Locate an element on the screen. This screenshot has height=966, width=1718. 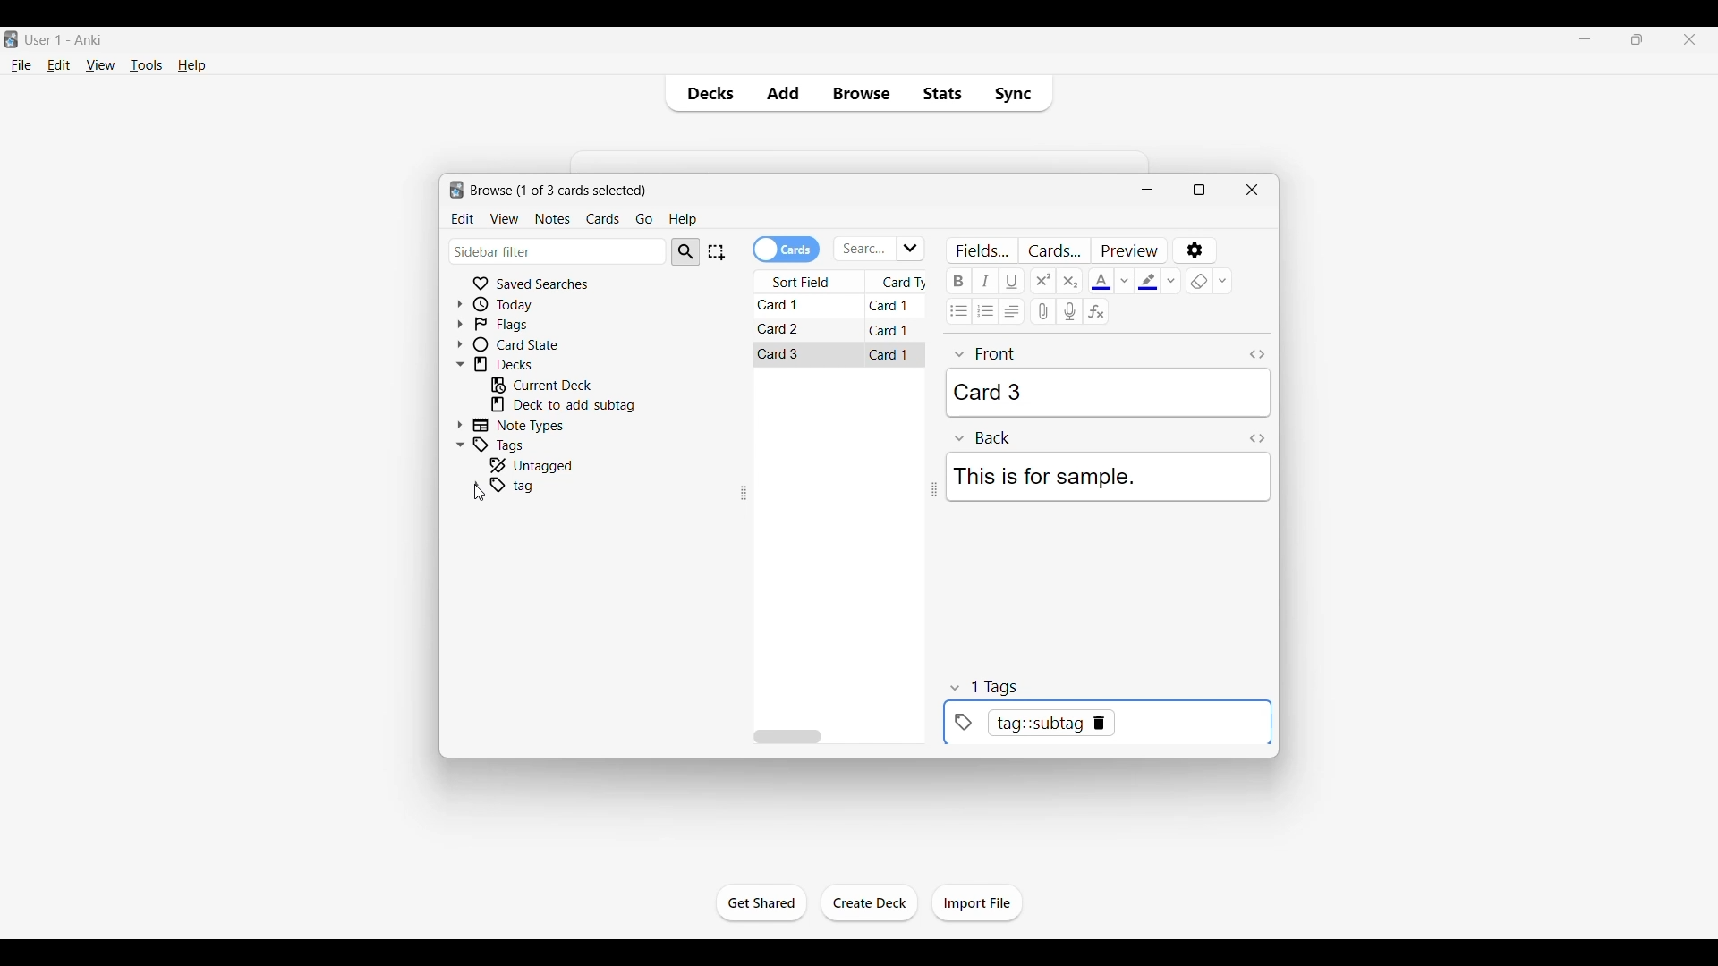
Click to go to Flags  is located at coordinates (530, 325).